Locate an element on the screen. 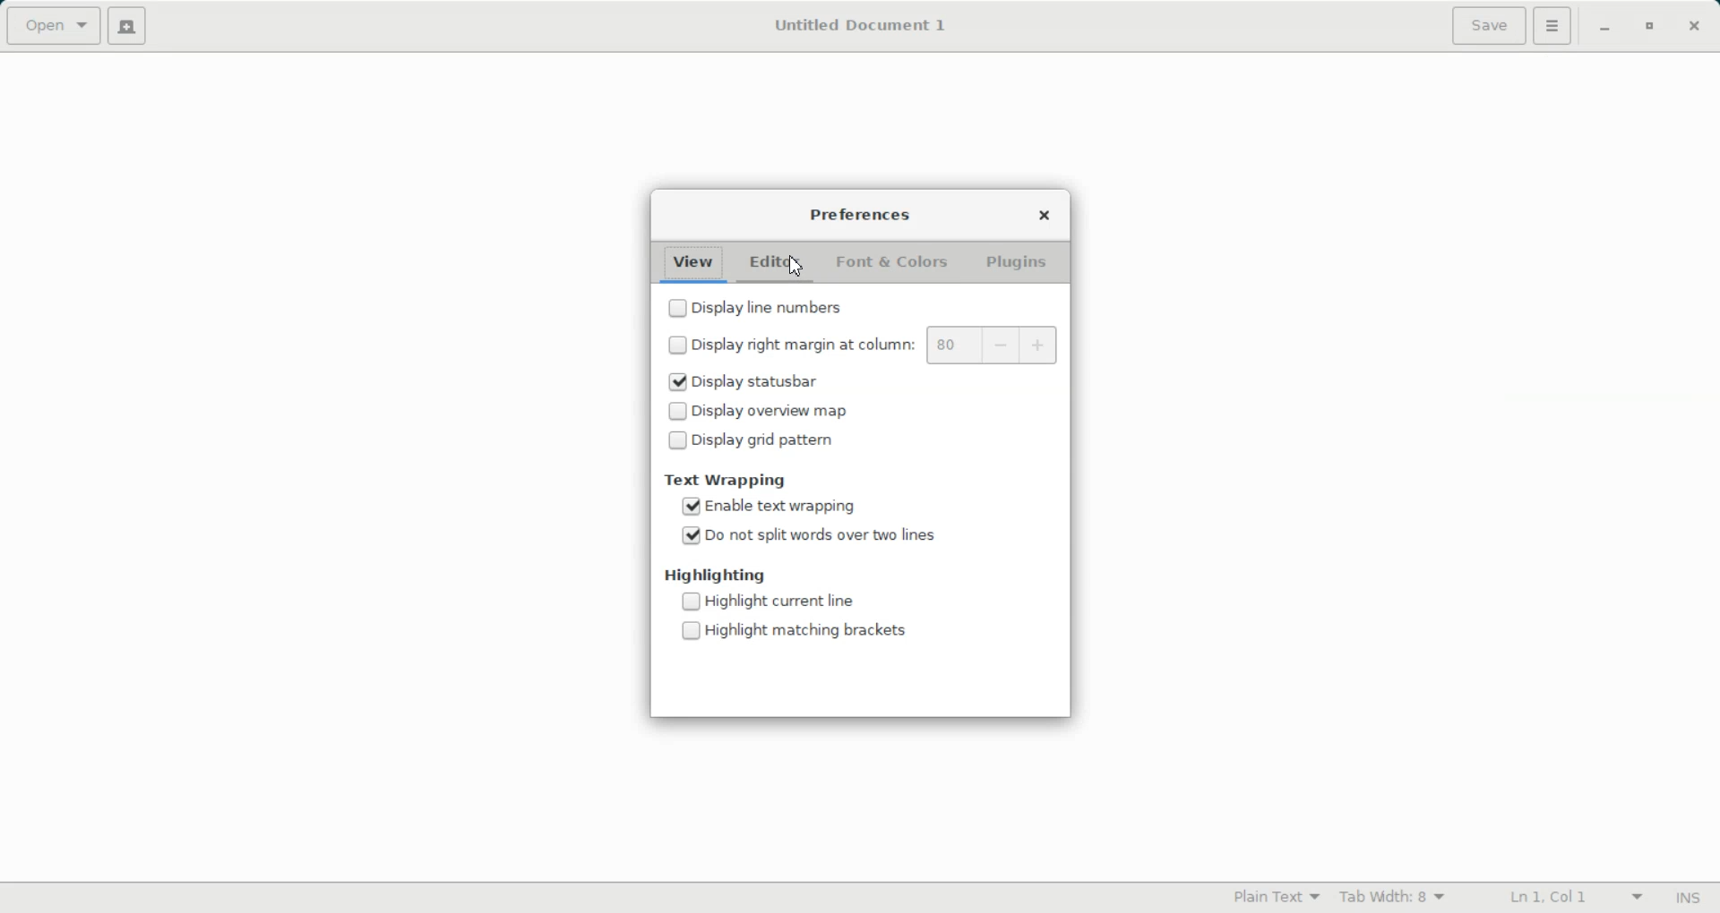  Close is located at coordinates (1045, 216).